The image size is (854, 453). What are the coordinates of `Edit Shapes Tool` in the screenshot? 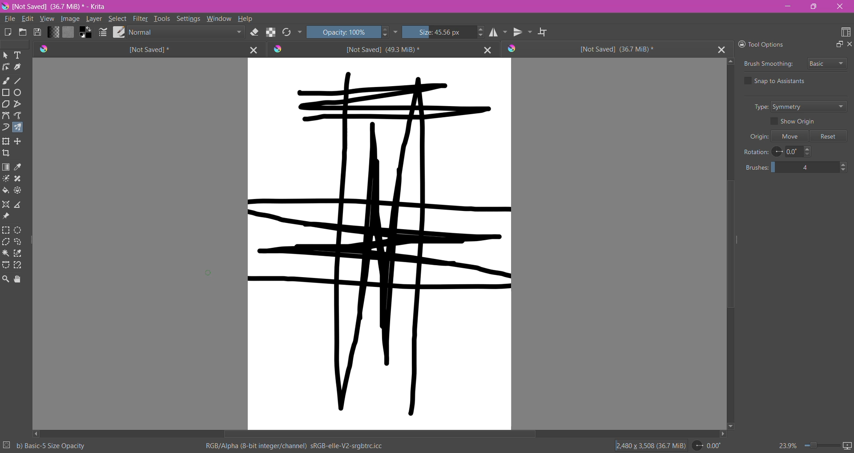 It's located at (6, 67).